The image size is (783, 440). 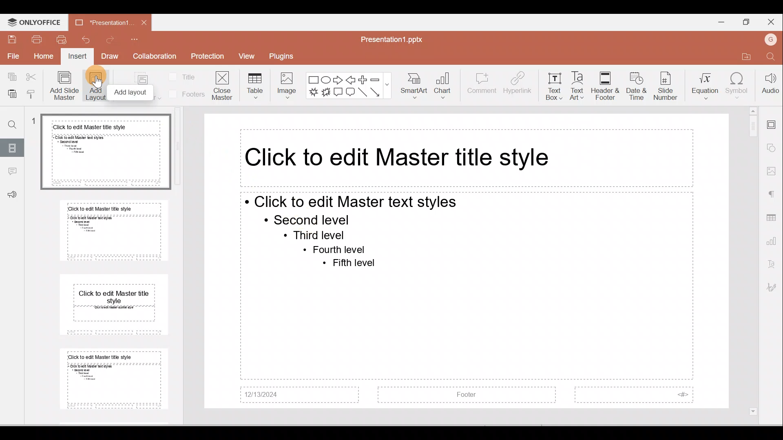 I want to click on Text box, so click(x=553, y=89).